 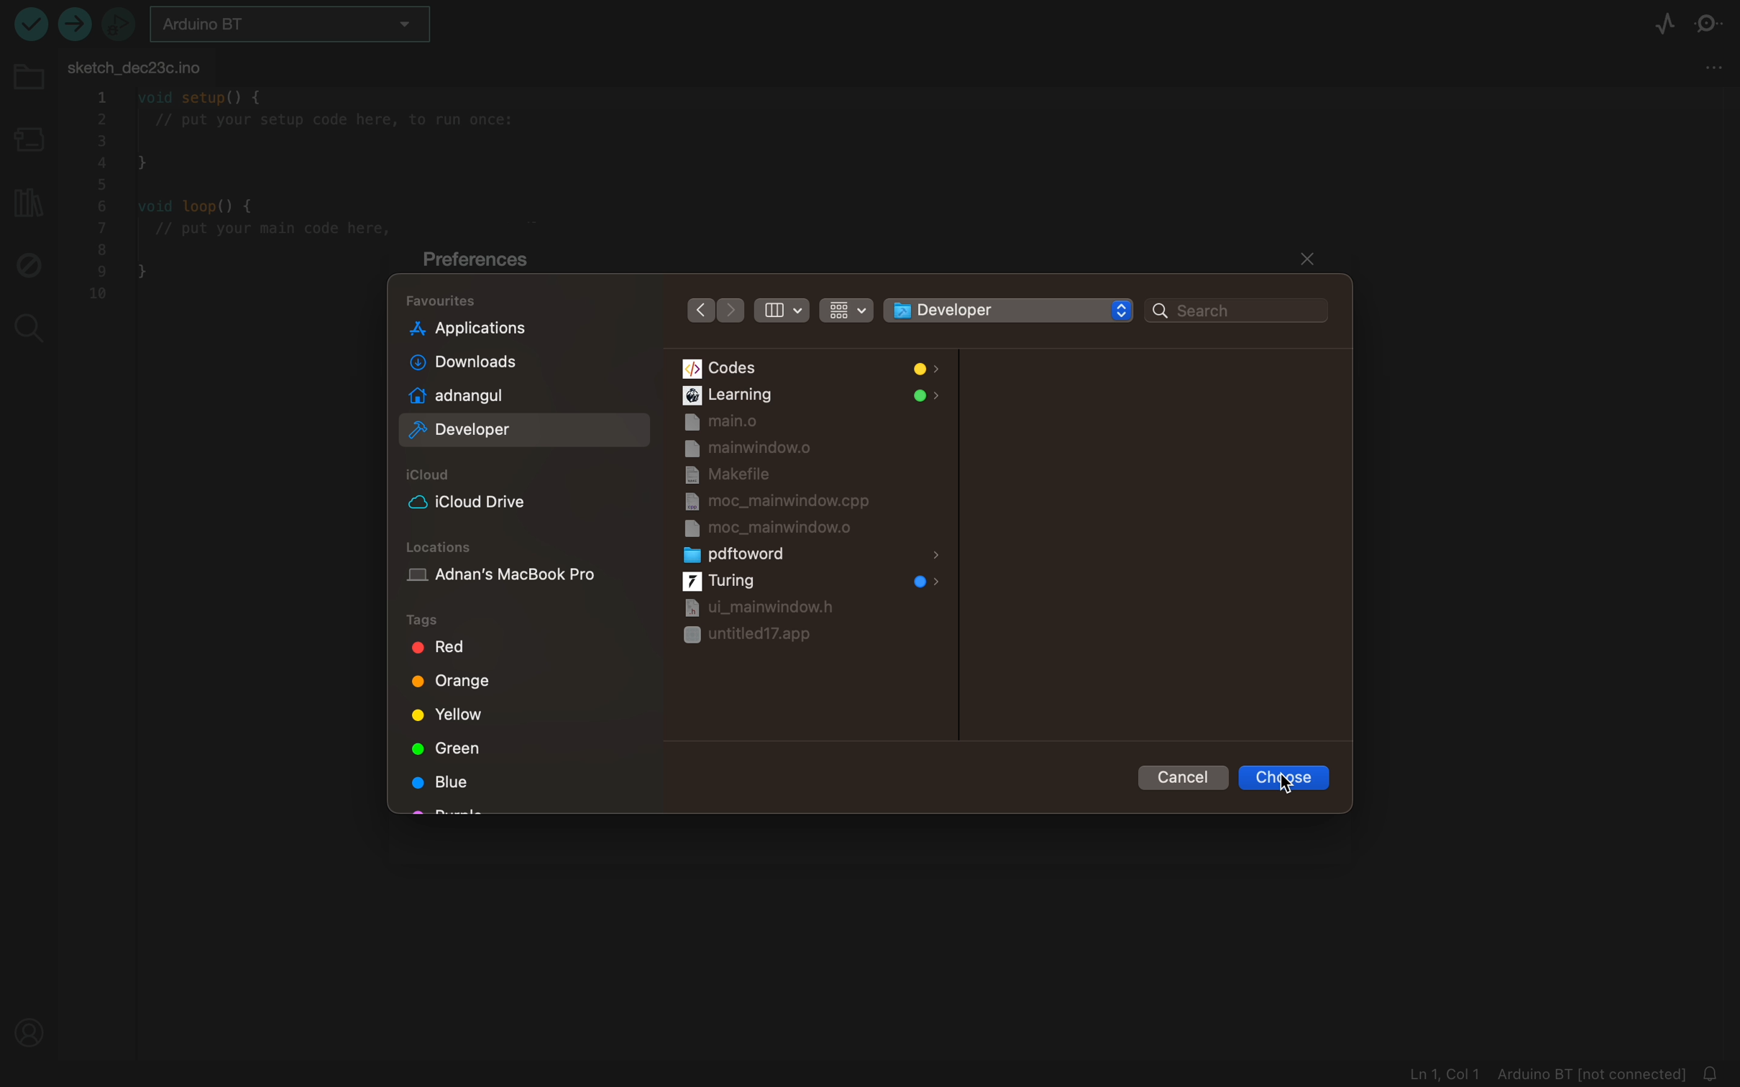 I want to click on cancel, so click(x=1178, y=779).